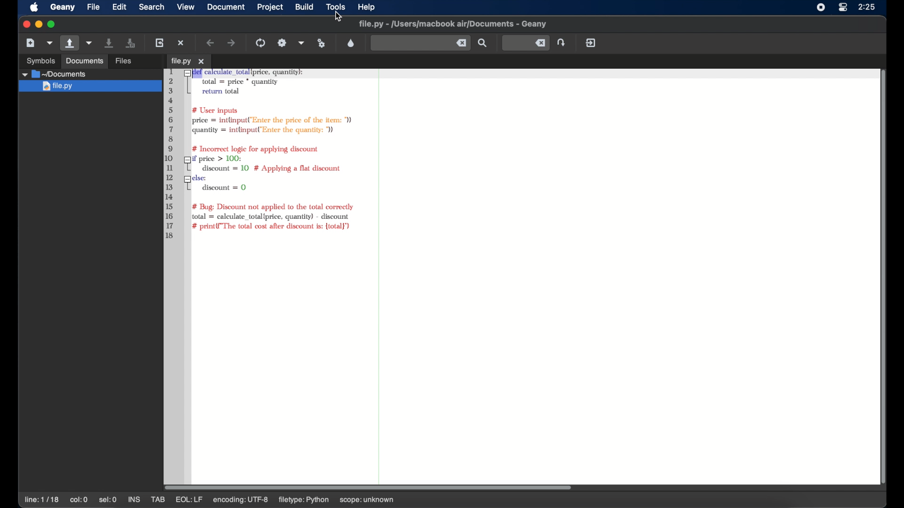 This screenshot has height=508, width=904. Describe the element at coordinates (269, 500) in the screenshot. I see `encoding: utf-8` at that location.